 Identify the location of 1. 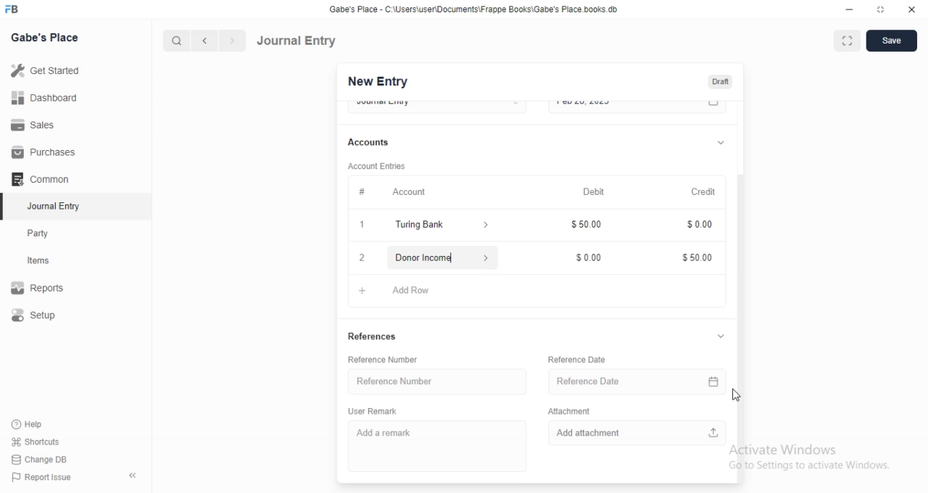
(364, 226).